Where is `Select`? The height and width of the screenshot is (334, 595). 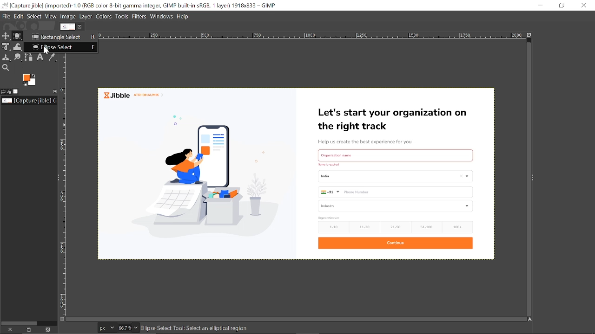 Select is located at coordinates (34, 16).